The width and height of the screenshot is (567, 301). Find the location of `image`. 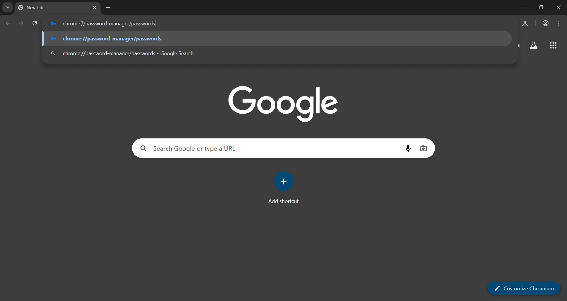

image is located at coordinates (288, 103).